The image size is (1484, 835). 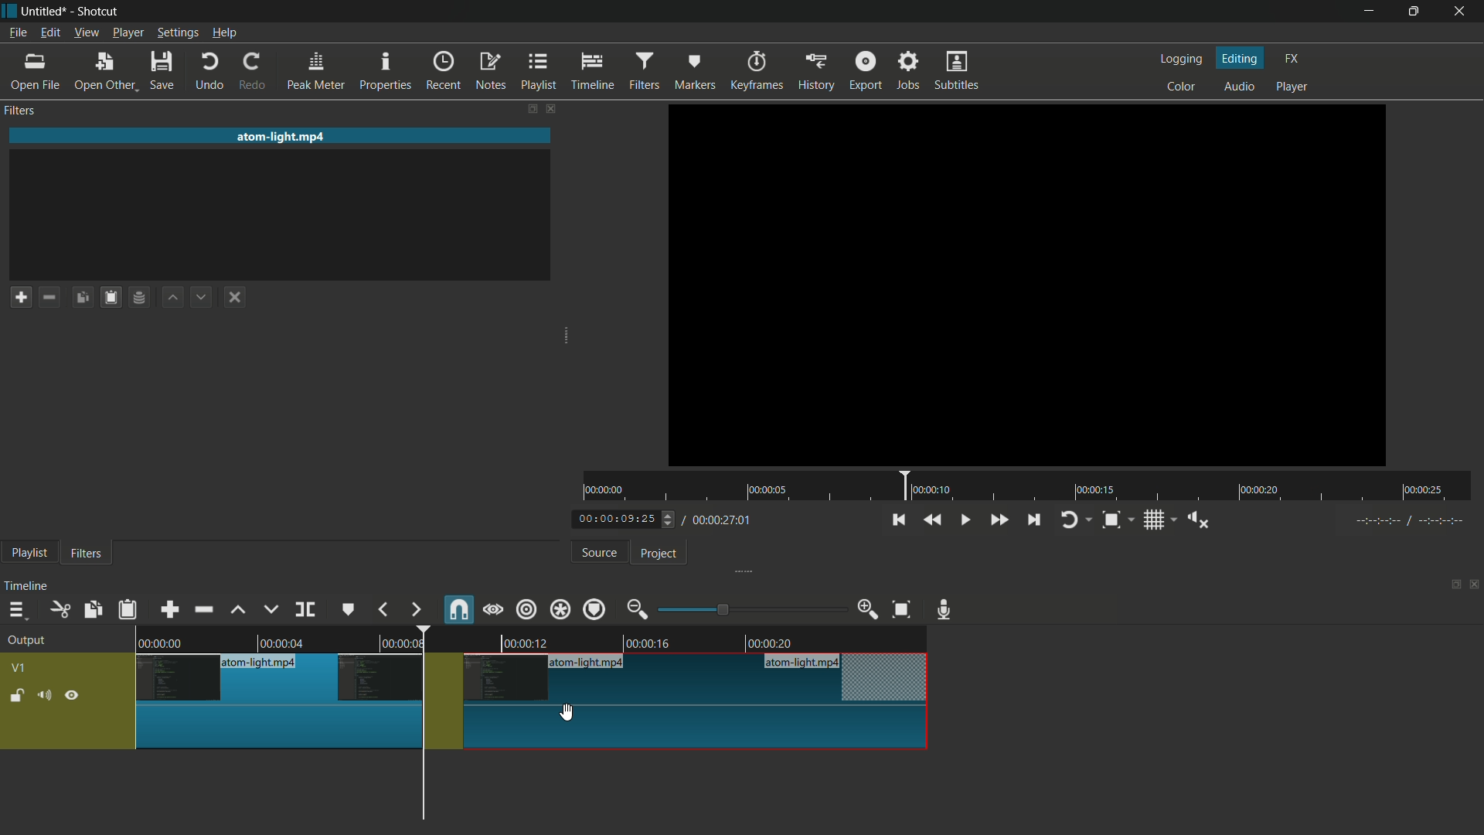 What do you see at coordinates (446, 71) in the screenshot?
I see `recent` at bounding box center [446, 71].